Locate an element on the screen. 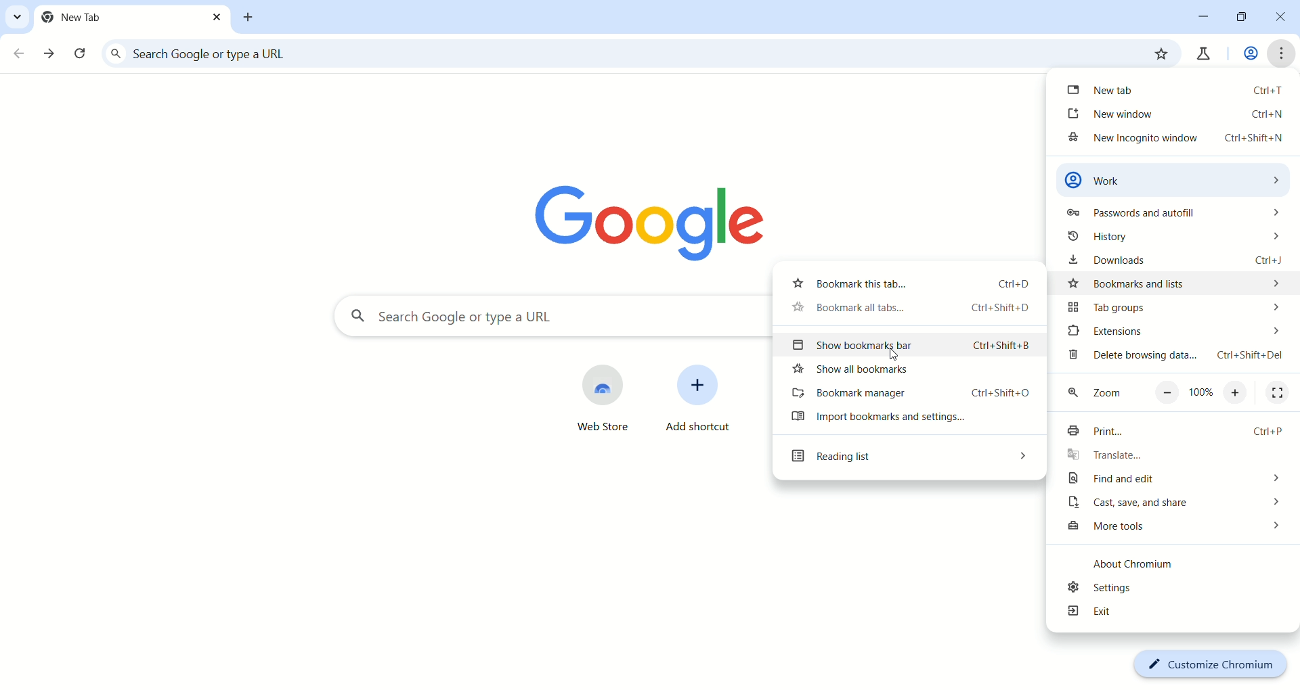 The height and width of the screenshot is (690, 1300). delete browsing data is located at coordinates (1175, 359).